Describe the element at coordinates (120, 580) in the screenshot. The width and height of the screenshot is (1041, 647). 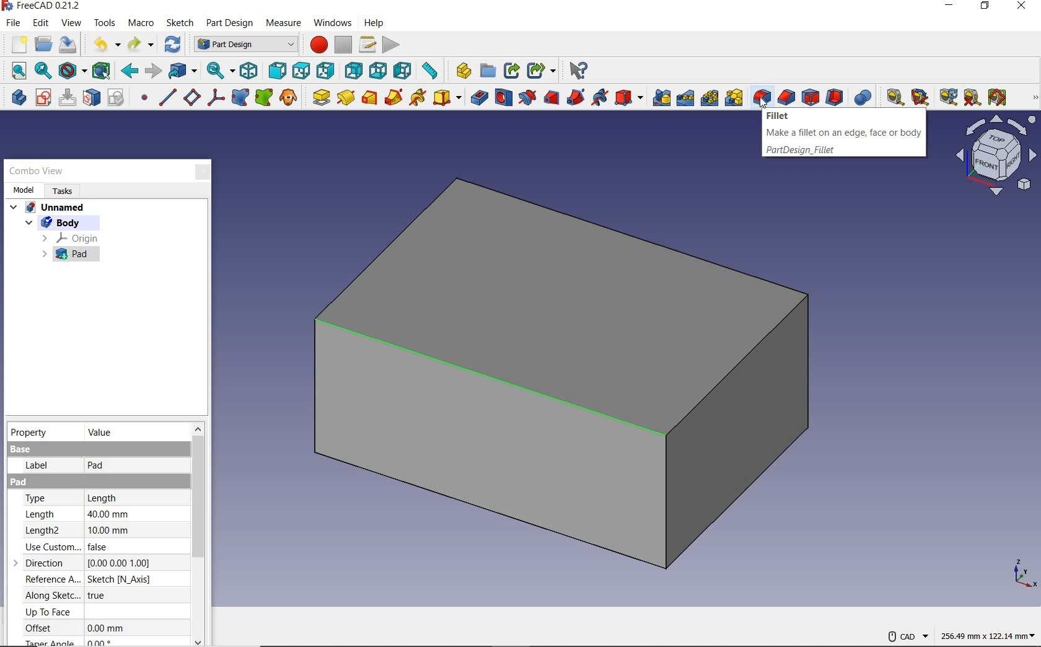
I see `Sketch [N Axis]` at that location.